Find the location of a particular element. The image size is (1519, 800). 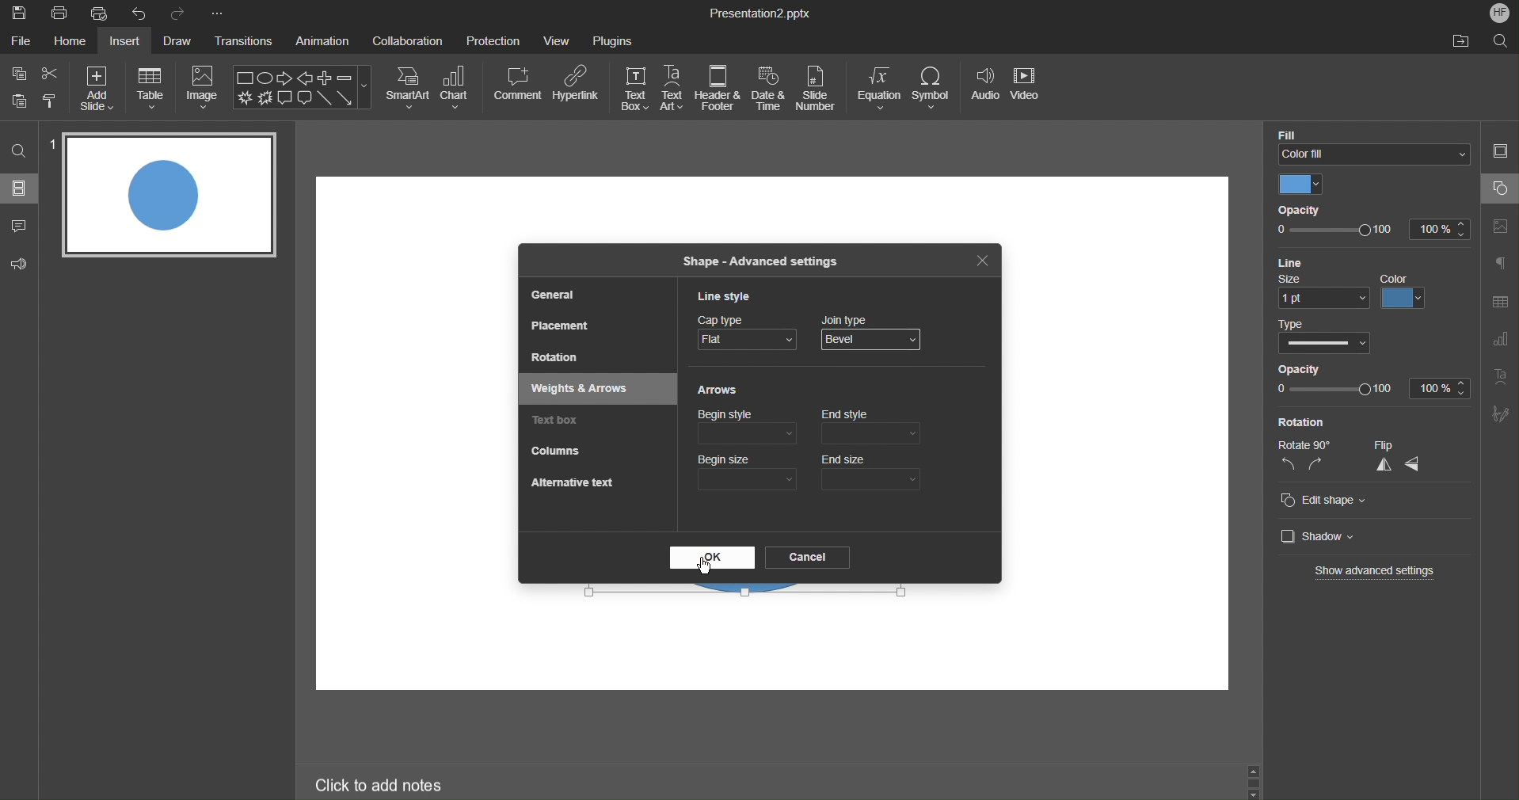

Text Art is located at coordinates (1502, 381).